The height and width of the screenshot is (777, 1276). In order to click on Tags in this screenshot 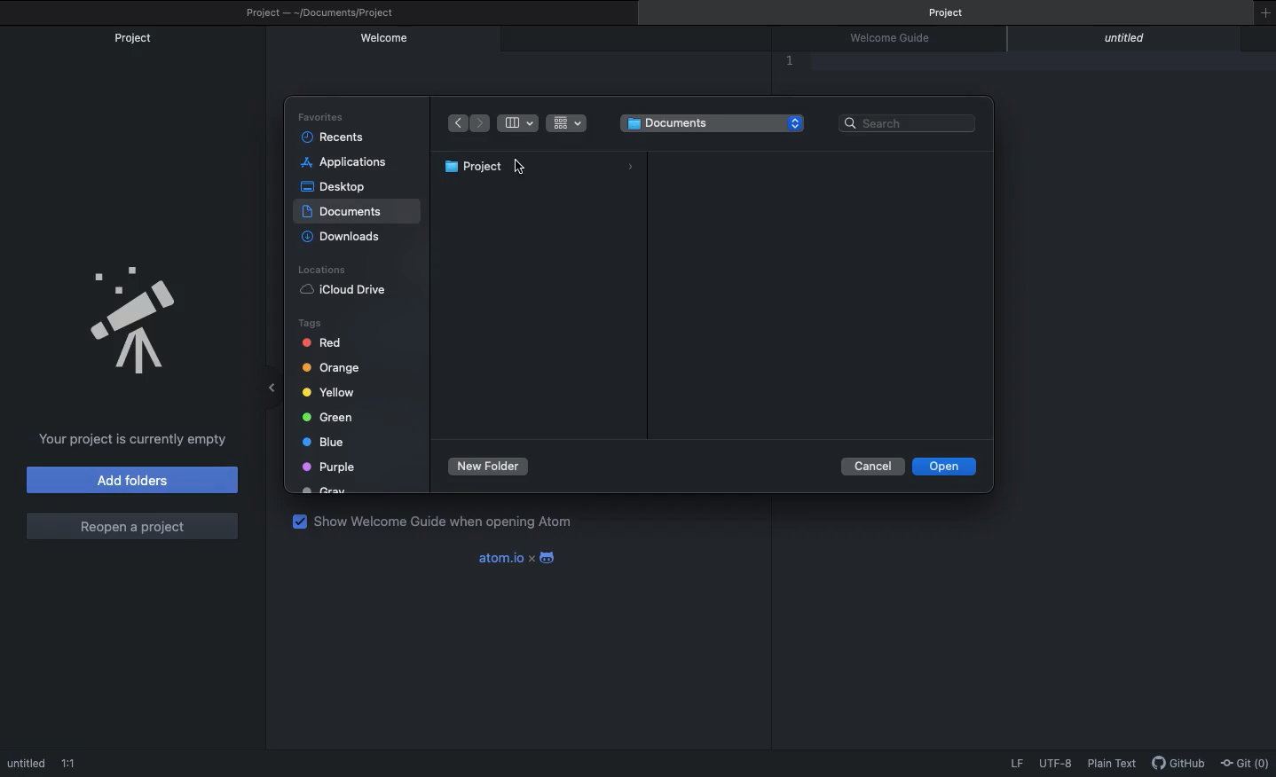, I will do `click(340, 404)`.